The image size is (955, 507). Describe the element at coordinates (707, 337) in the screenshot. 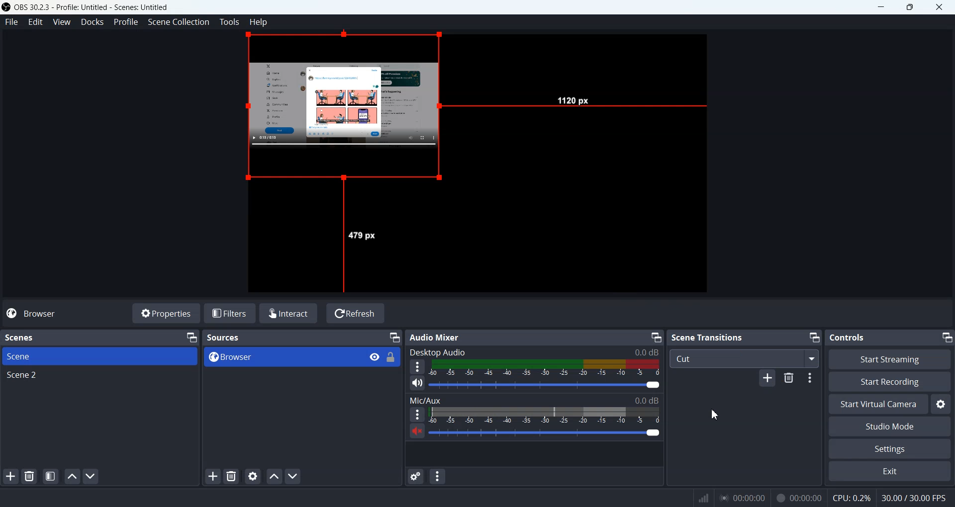

I see `Text` at that location.